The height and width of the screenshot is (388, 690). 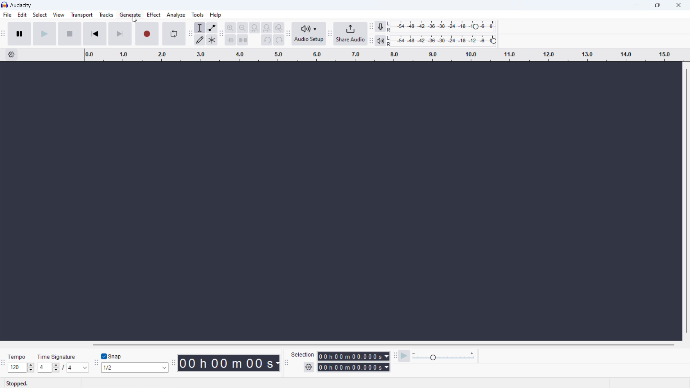 I want to click on stop, so click(x=70, y=34).